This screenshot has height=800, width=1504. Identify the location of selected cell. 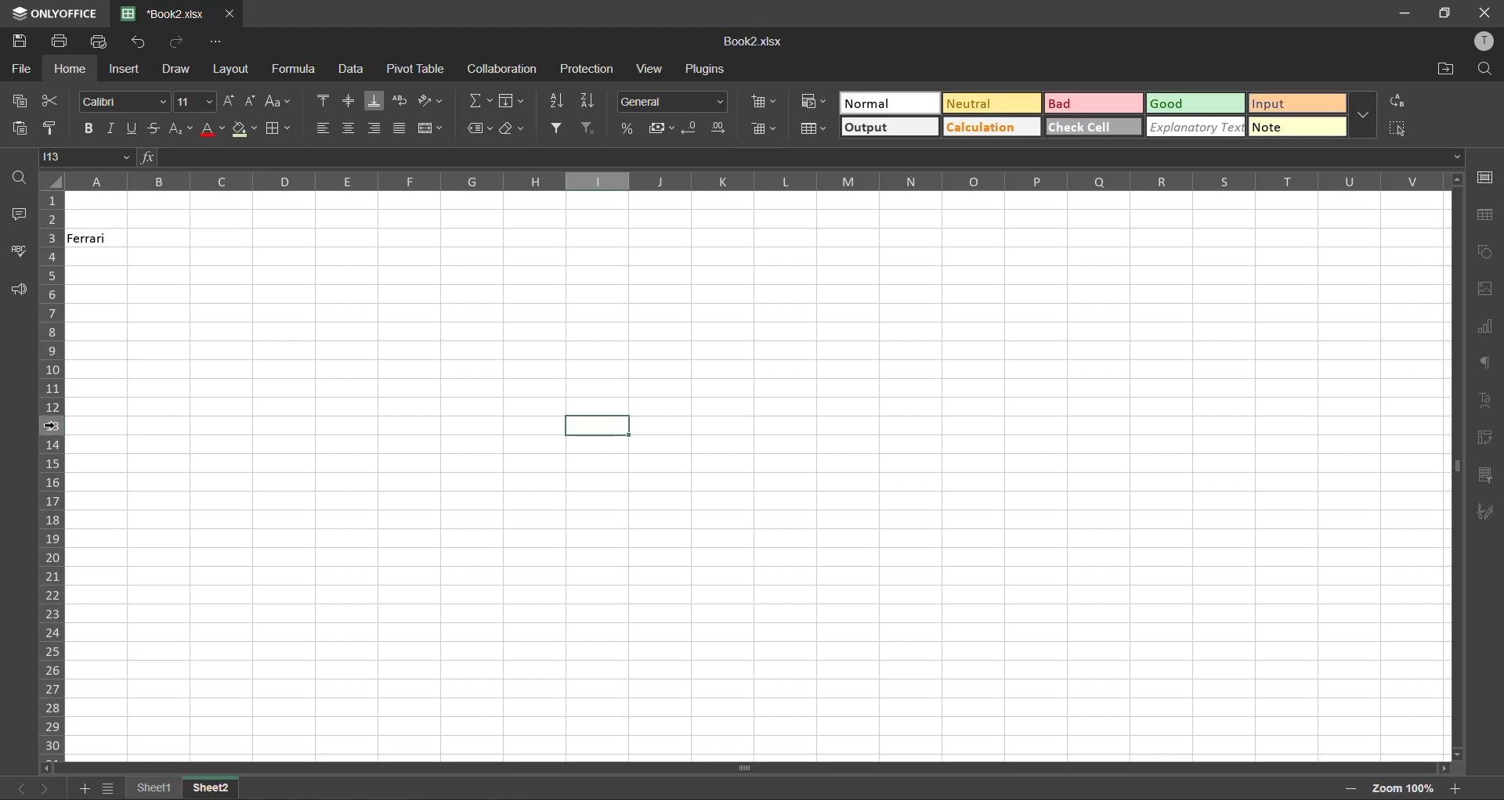
(598, 425).